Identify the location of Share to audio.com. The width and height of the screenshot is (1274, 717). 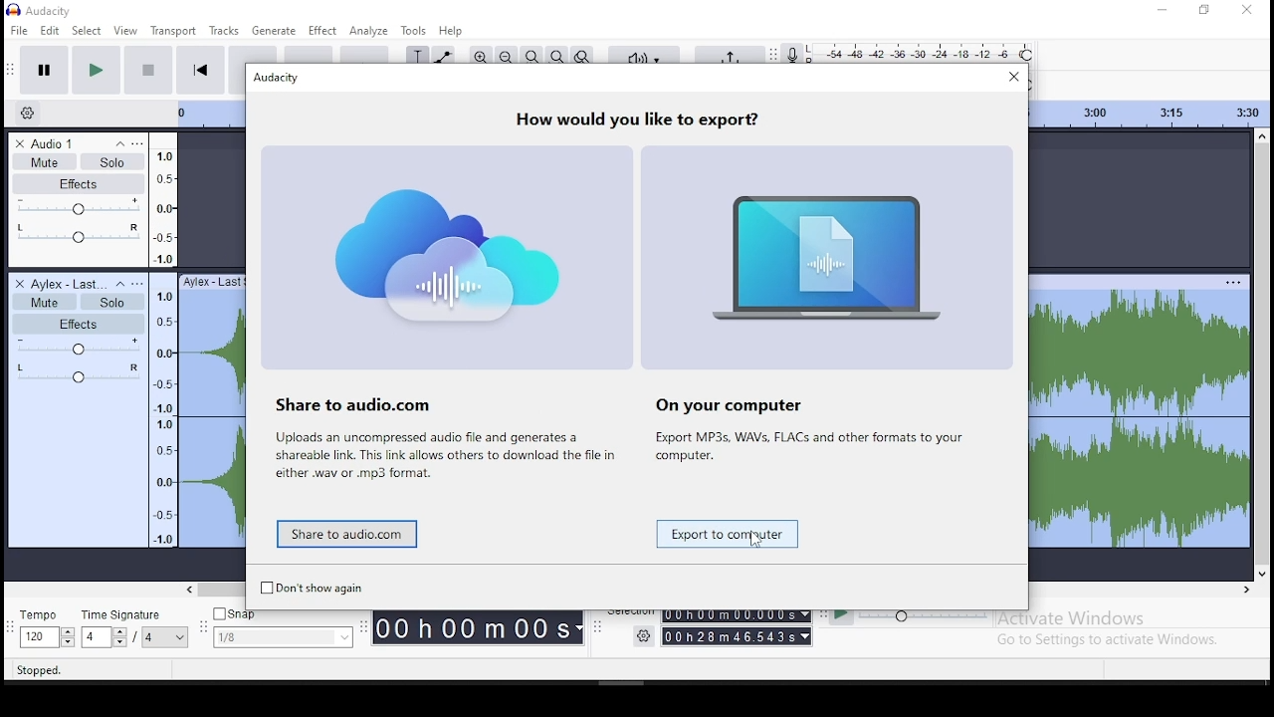
(349, 404).